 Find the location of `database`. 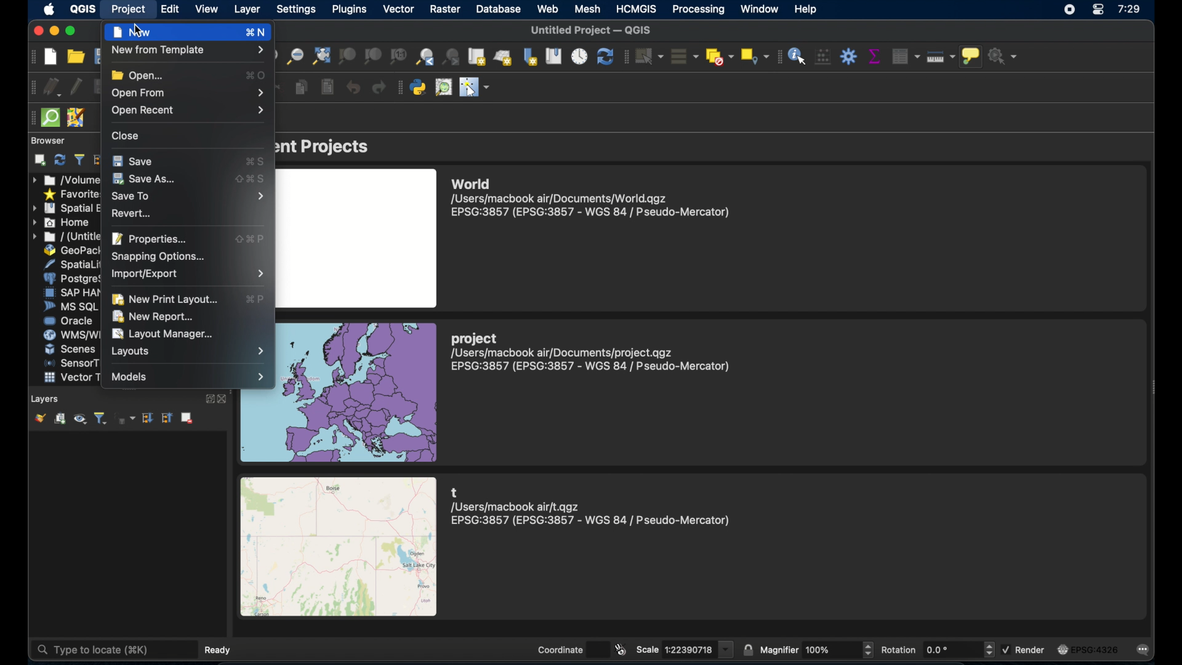

database is located at coordinates (500, 10).